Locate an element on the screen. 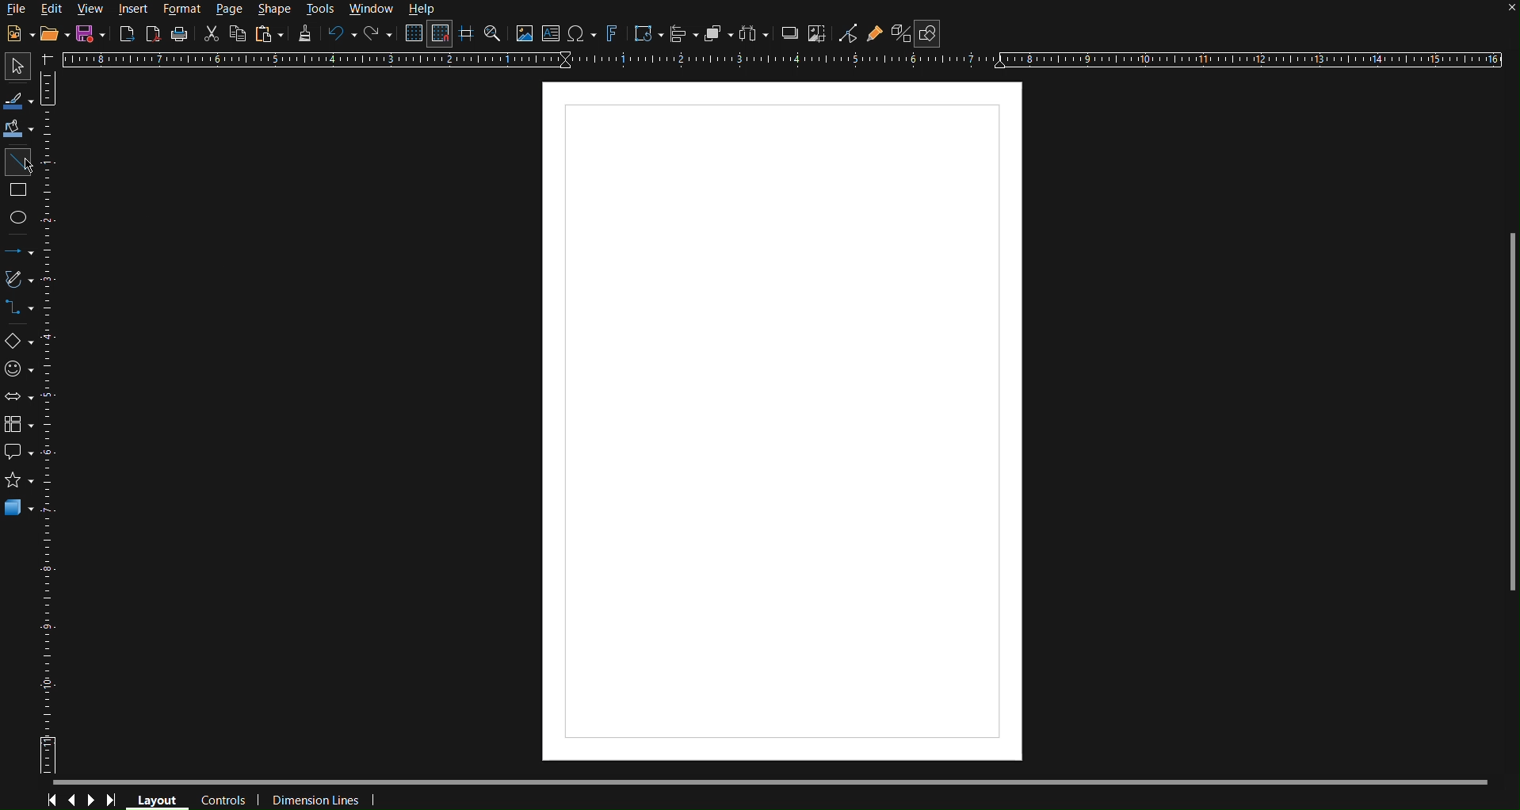 This screenshot has height=810, width=1520. Export is located at coordinates (127, 33).